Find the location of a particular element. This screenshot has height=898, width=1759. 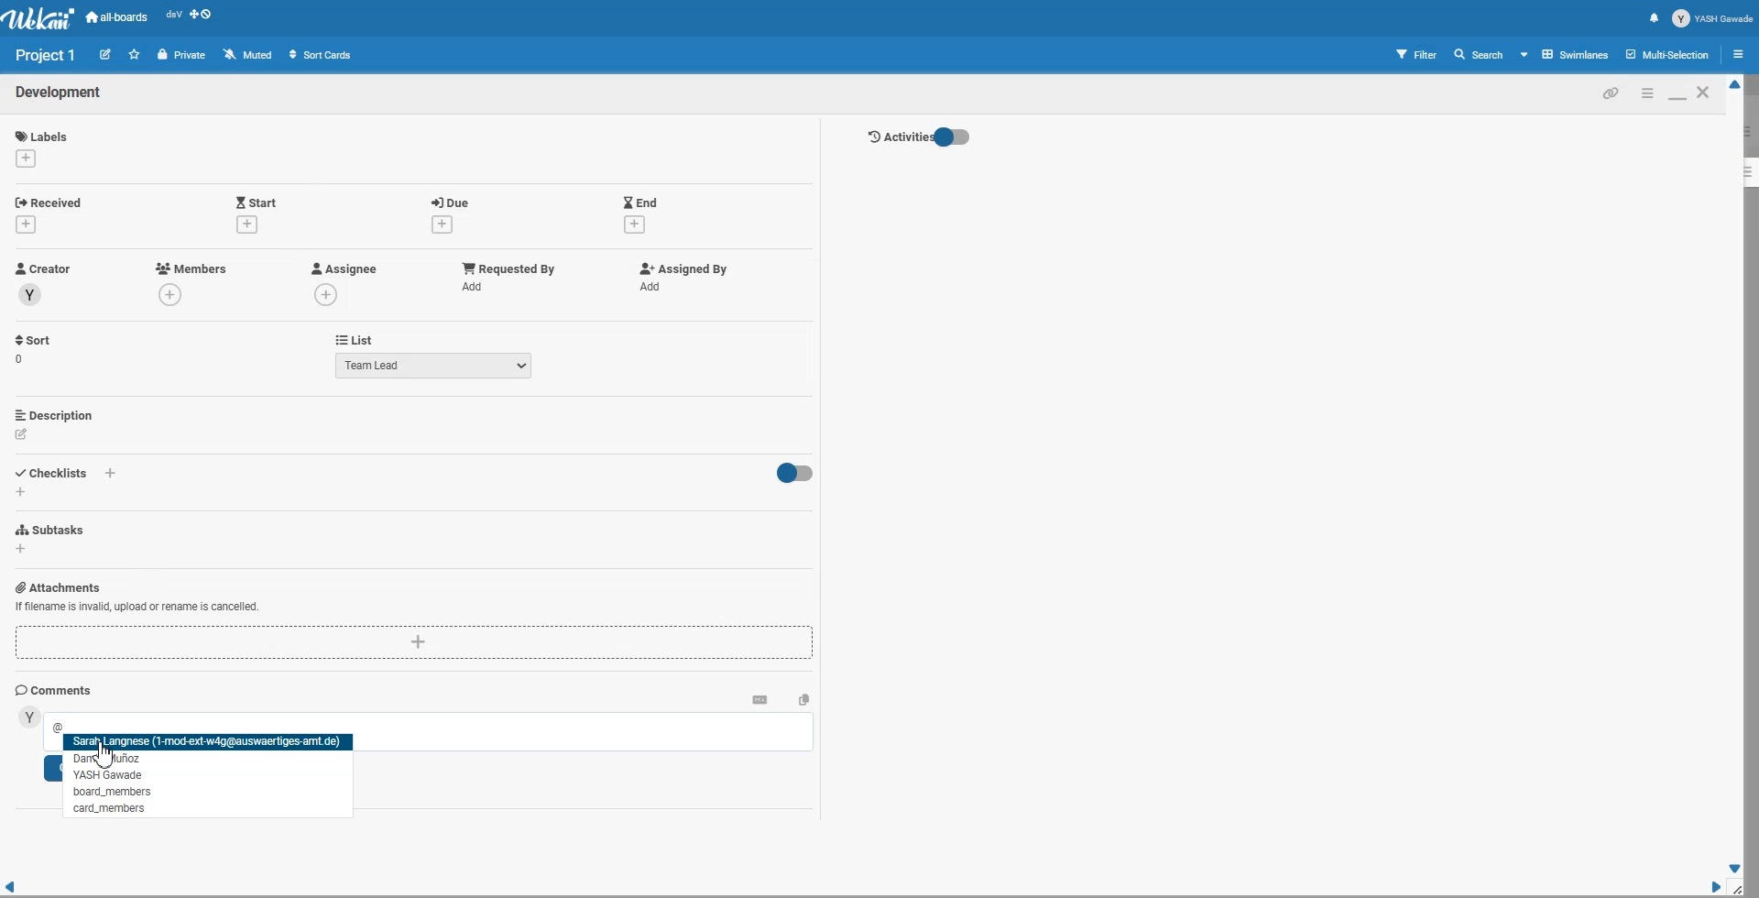

Add Received is located at coordinates (53, 201).